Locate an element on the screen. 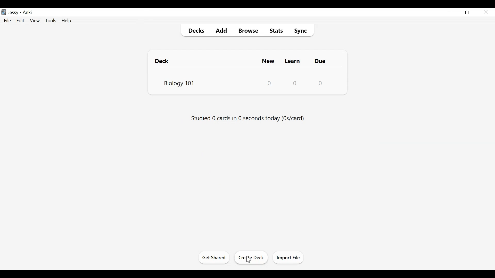 The width and height of the screenshot is (495, 278). New Cards is located at coordinates (269, 61).